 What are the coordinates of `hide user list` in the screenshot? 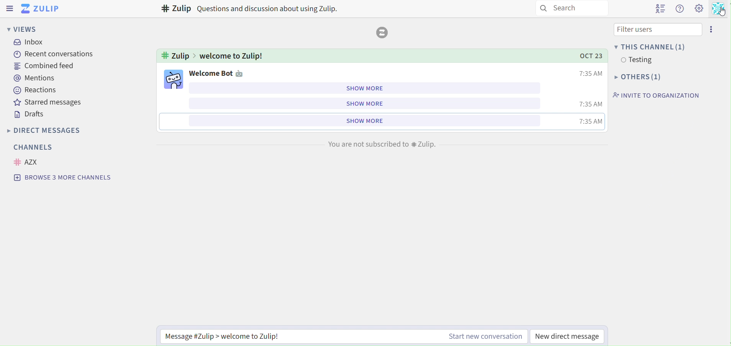 It's located at (658, 9).